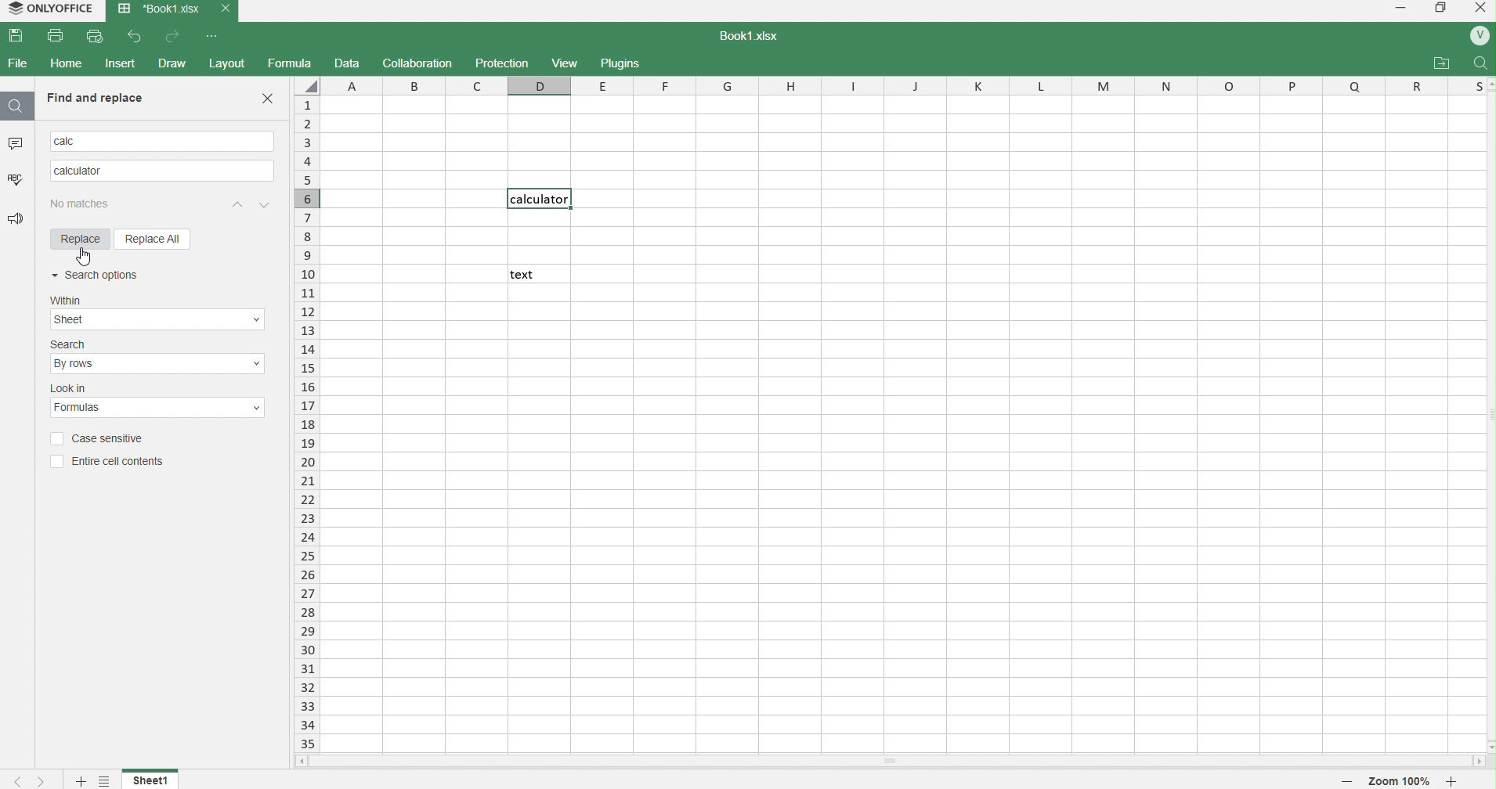 The image size is (1496, 789). Describe the element at coordinates (74, 344) in the screenshot. I see `search` at that location.